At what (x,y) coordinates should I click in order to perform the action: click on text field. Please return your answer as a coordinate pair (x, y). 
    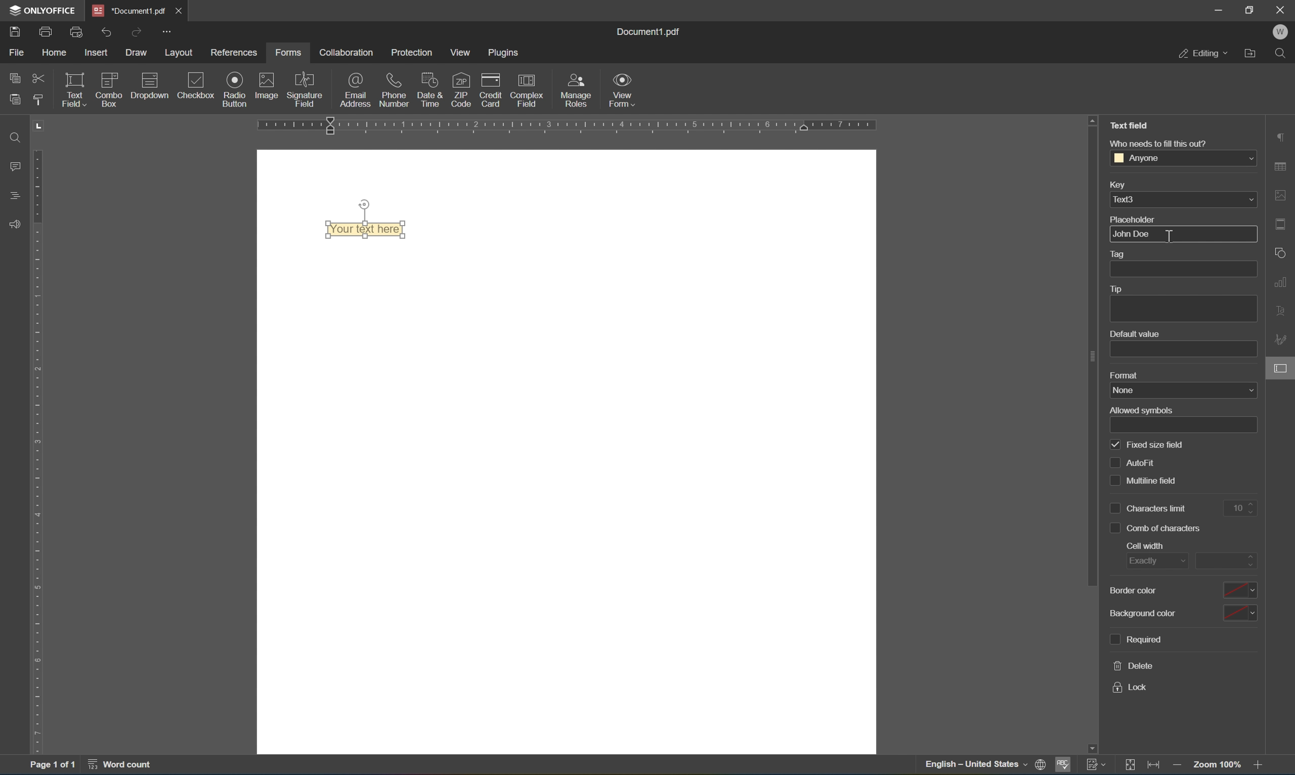
    Looking at the image, I should click on (74, 89).